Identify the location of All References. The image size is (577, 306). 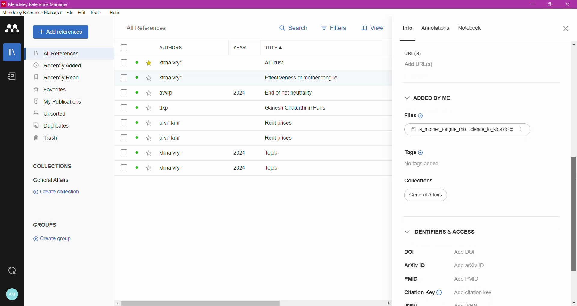
(70, 53).